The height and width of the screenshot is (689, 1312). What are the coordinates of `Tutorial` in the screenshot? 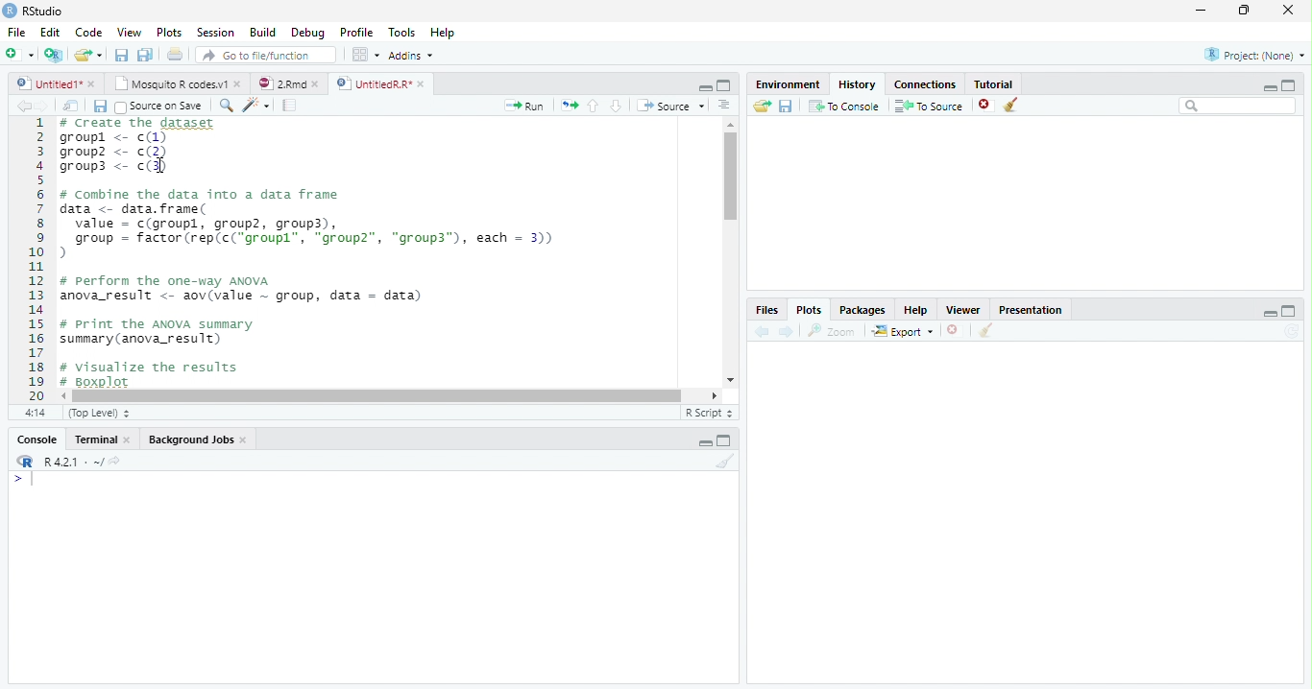 It's located at (995, 83).